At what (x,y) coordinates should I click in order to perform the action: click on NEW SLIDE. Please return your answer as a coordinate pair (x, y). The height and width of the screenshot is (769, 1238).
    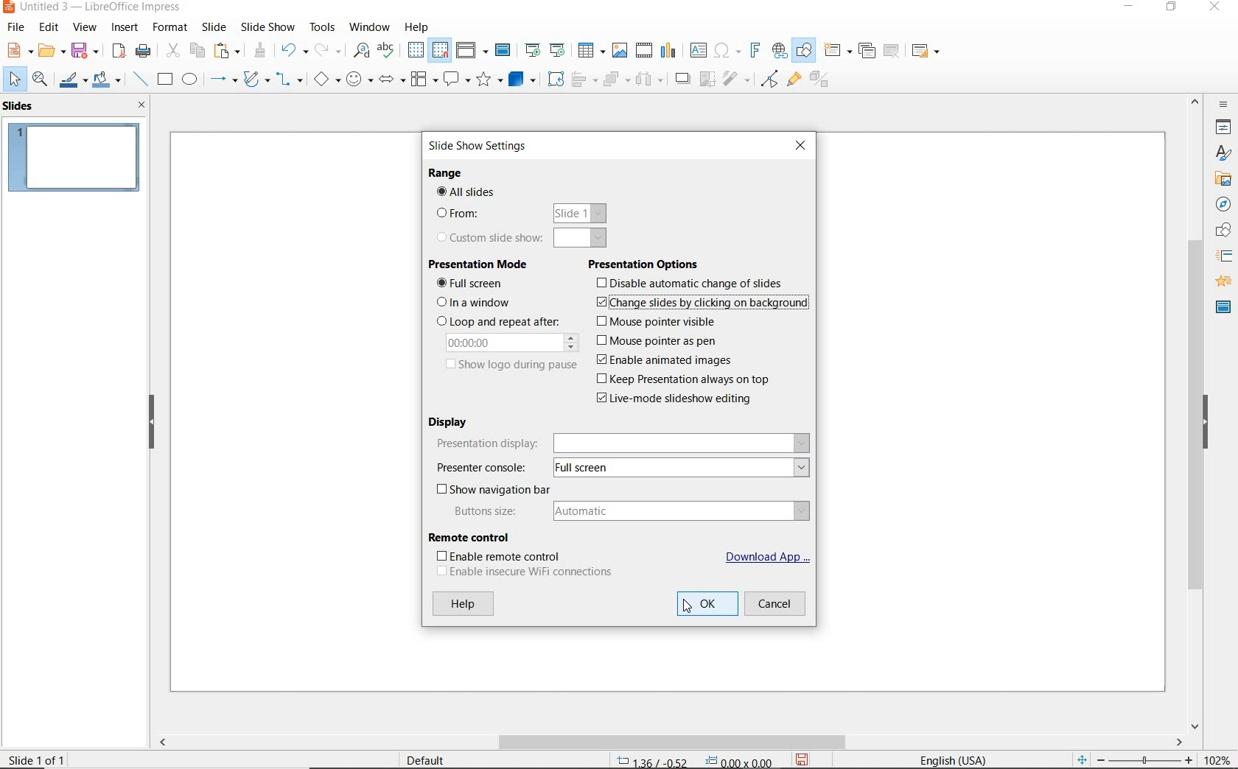
    Looking at the image, I should click on (837, 51).